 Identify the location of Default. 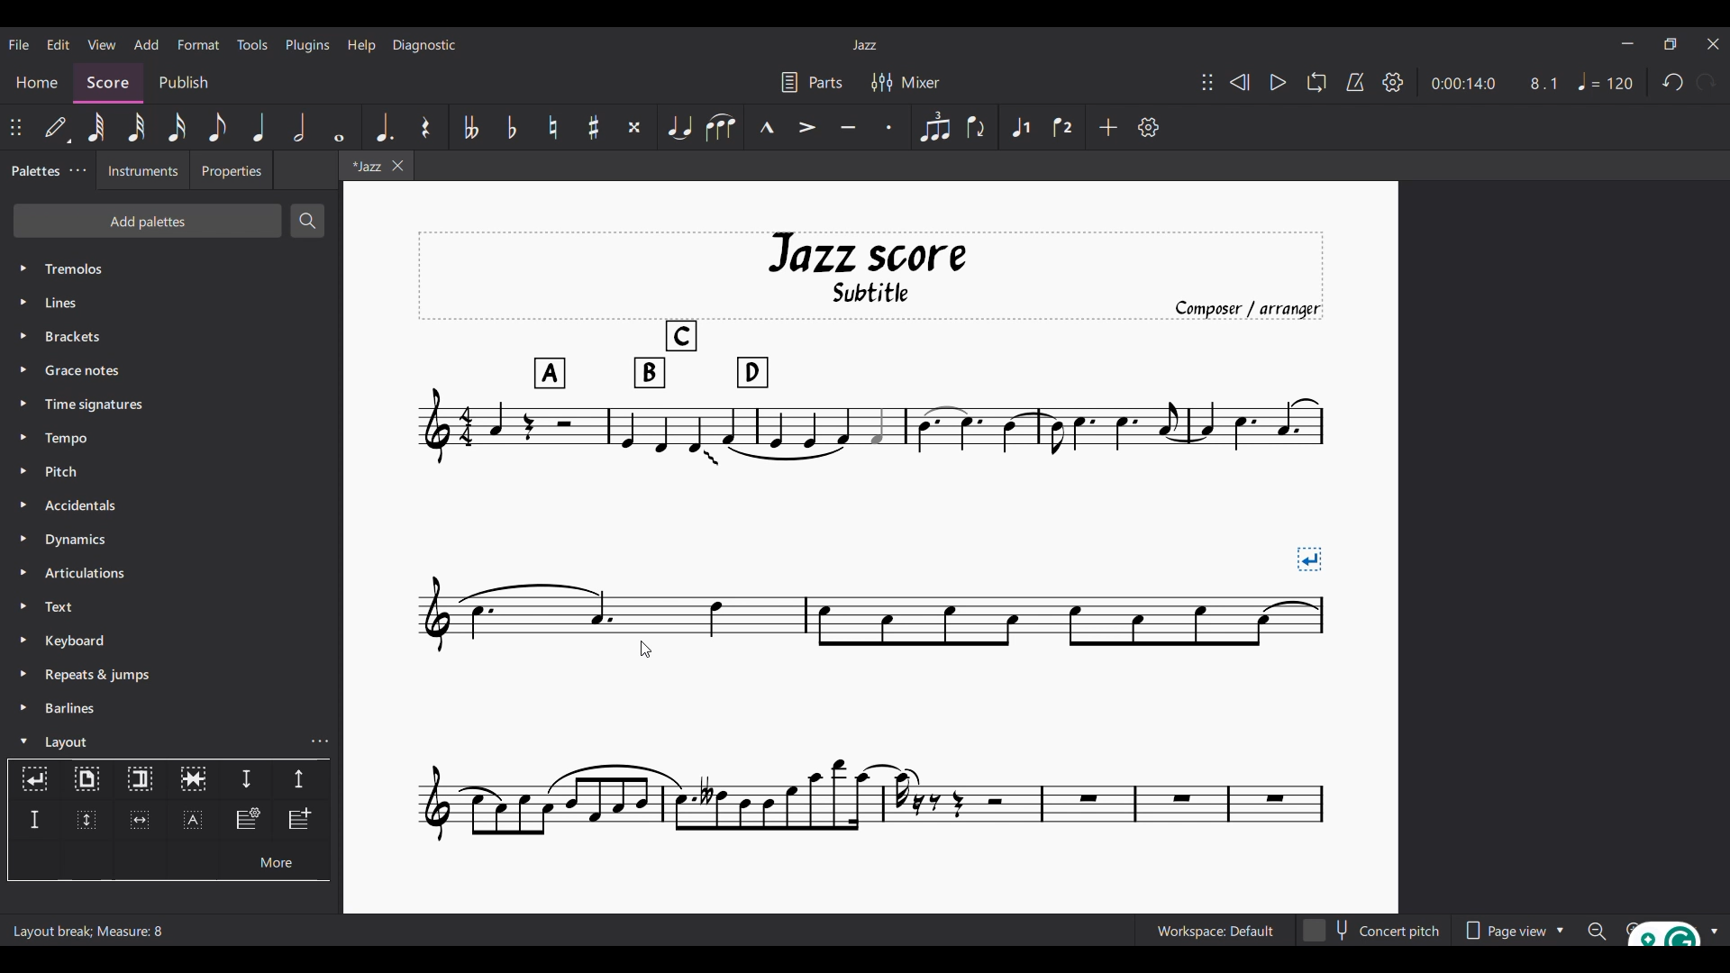
(55, 127).